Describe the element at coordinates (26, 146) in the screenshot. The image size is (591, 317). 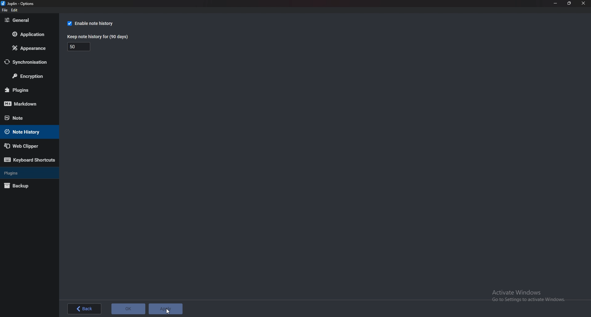
I see `Web Clipper` at that location.